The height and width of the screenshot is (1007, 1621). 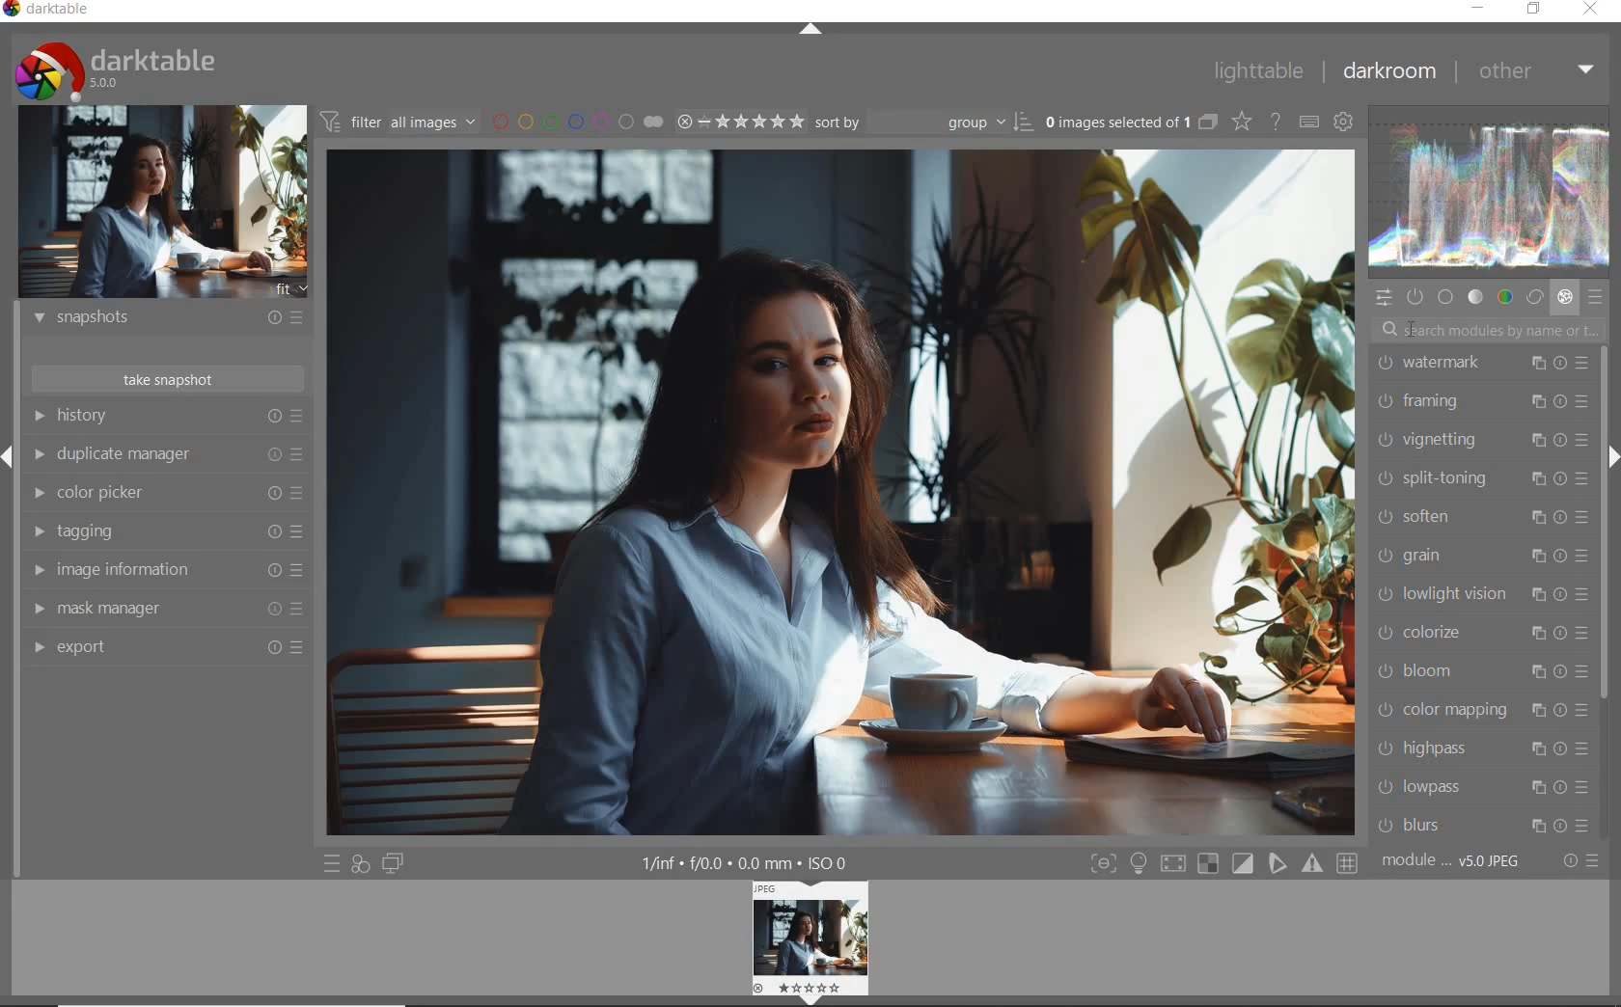 I want to click on show global preferences, so click(x=1344, y=121).